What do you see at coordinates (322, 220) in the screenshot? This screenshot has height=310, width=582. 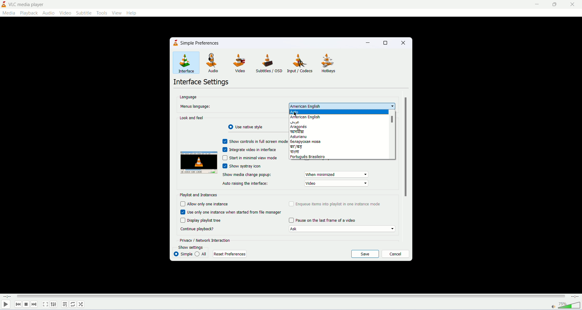 I see `pause on last frame of a video` at bounding box center [322, 220].